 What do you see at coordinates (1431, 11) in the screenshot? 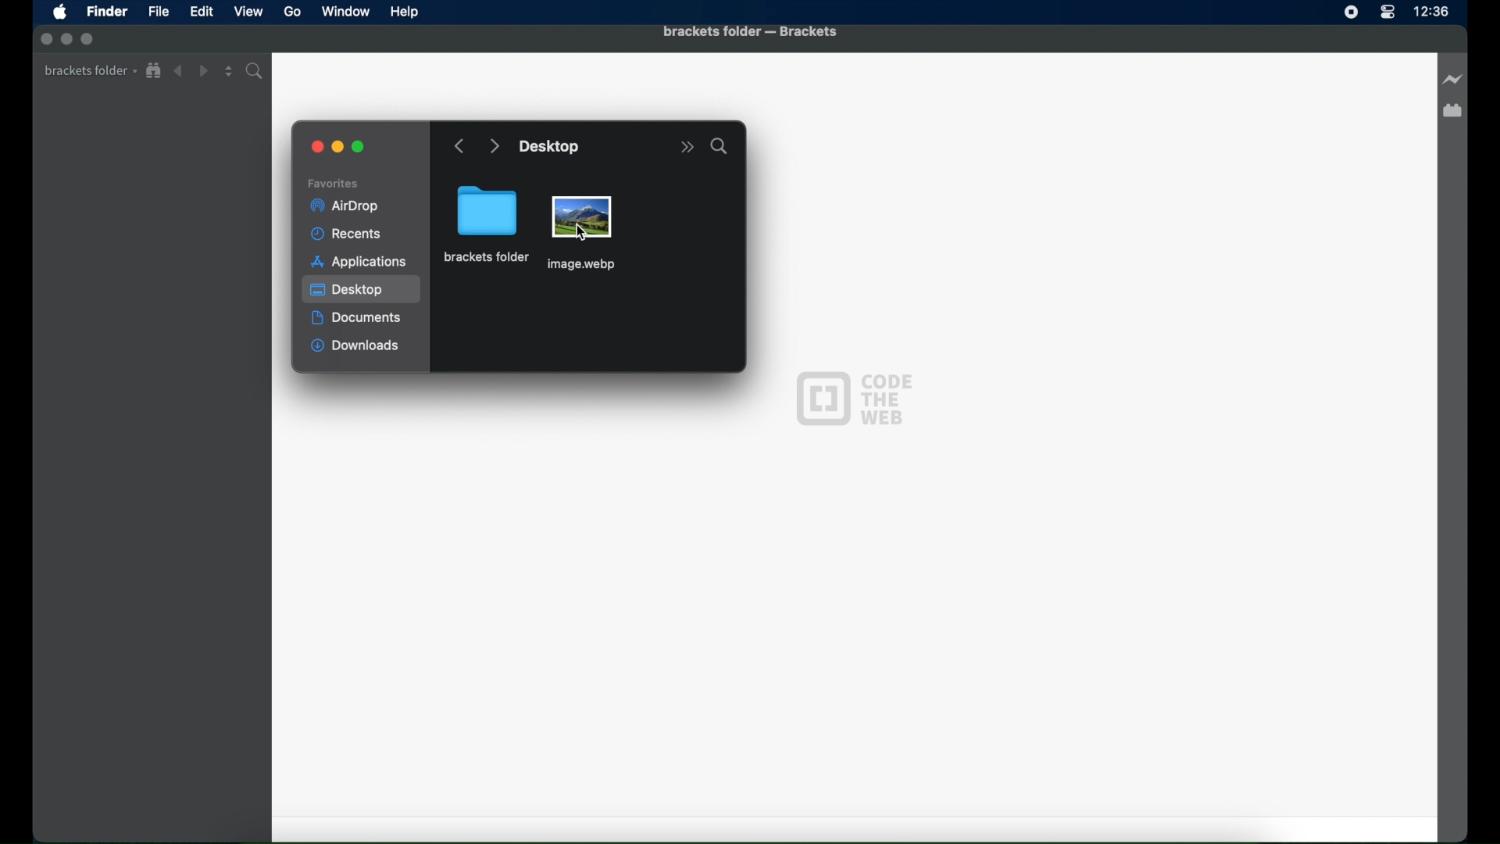
I see `time` at bounding box center [1431, 11].